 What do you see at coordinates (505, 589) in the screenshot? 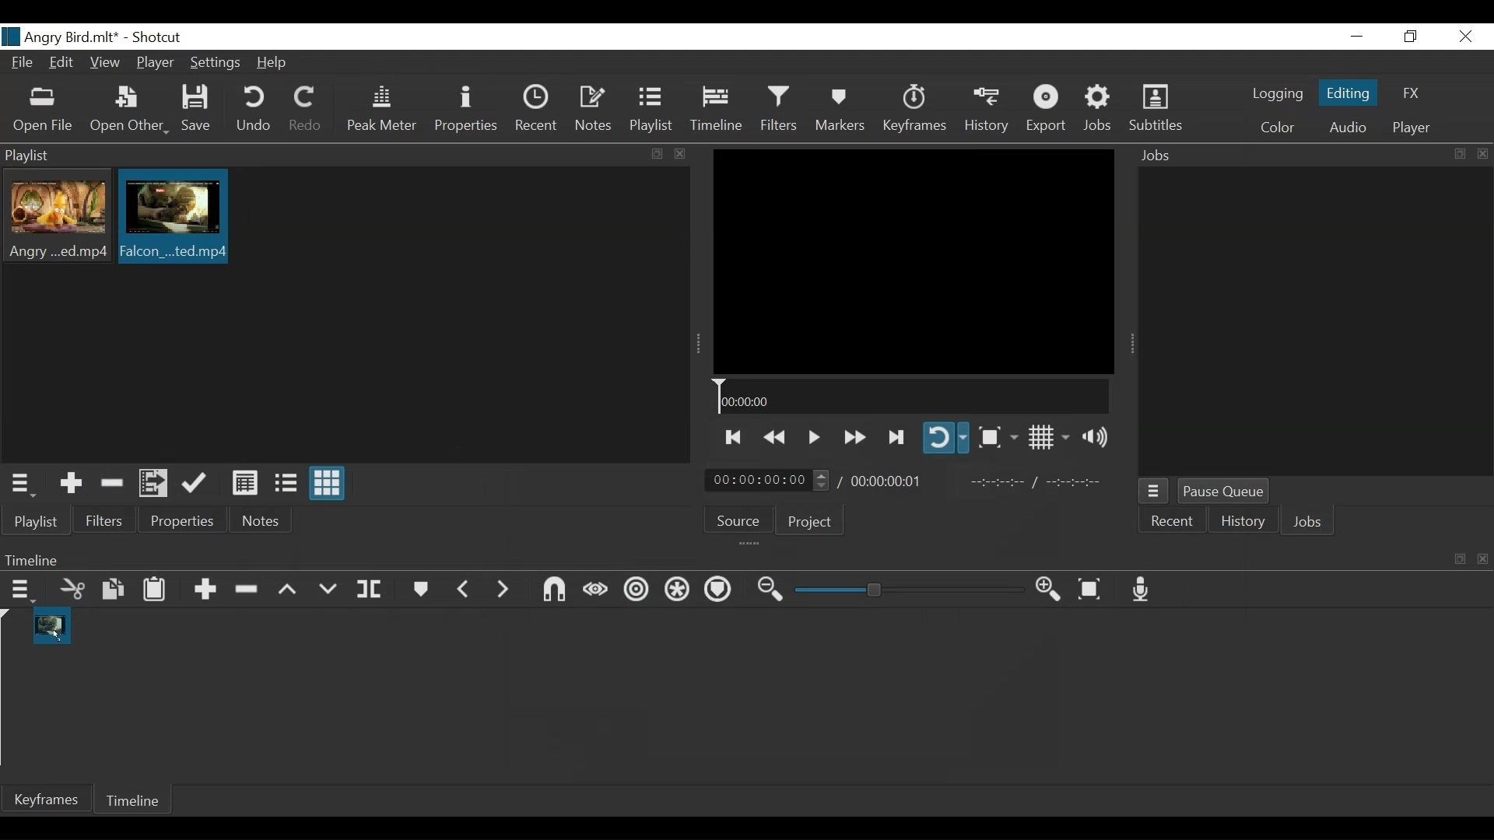
I see `Next Marker` at bounding box center [505, 589].